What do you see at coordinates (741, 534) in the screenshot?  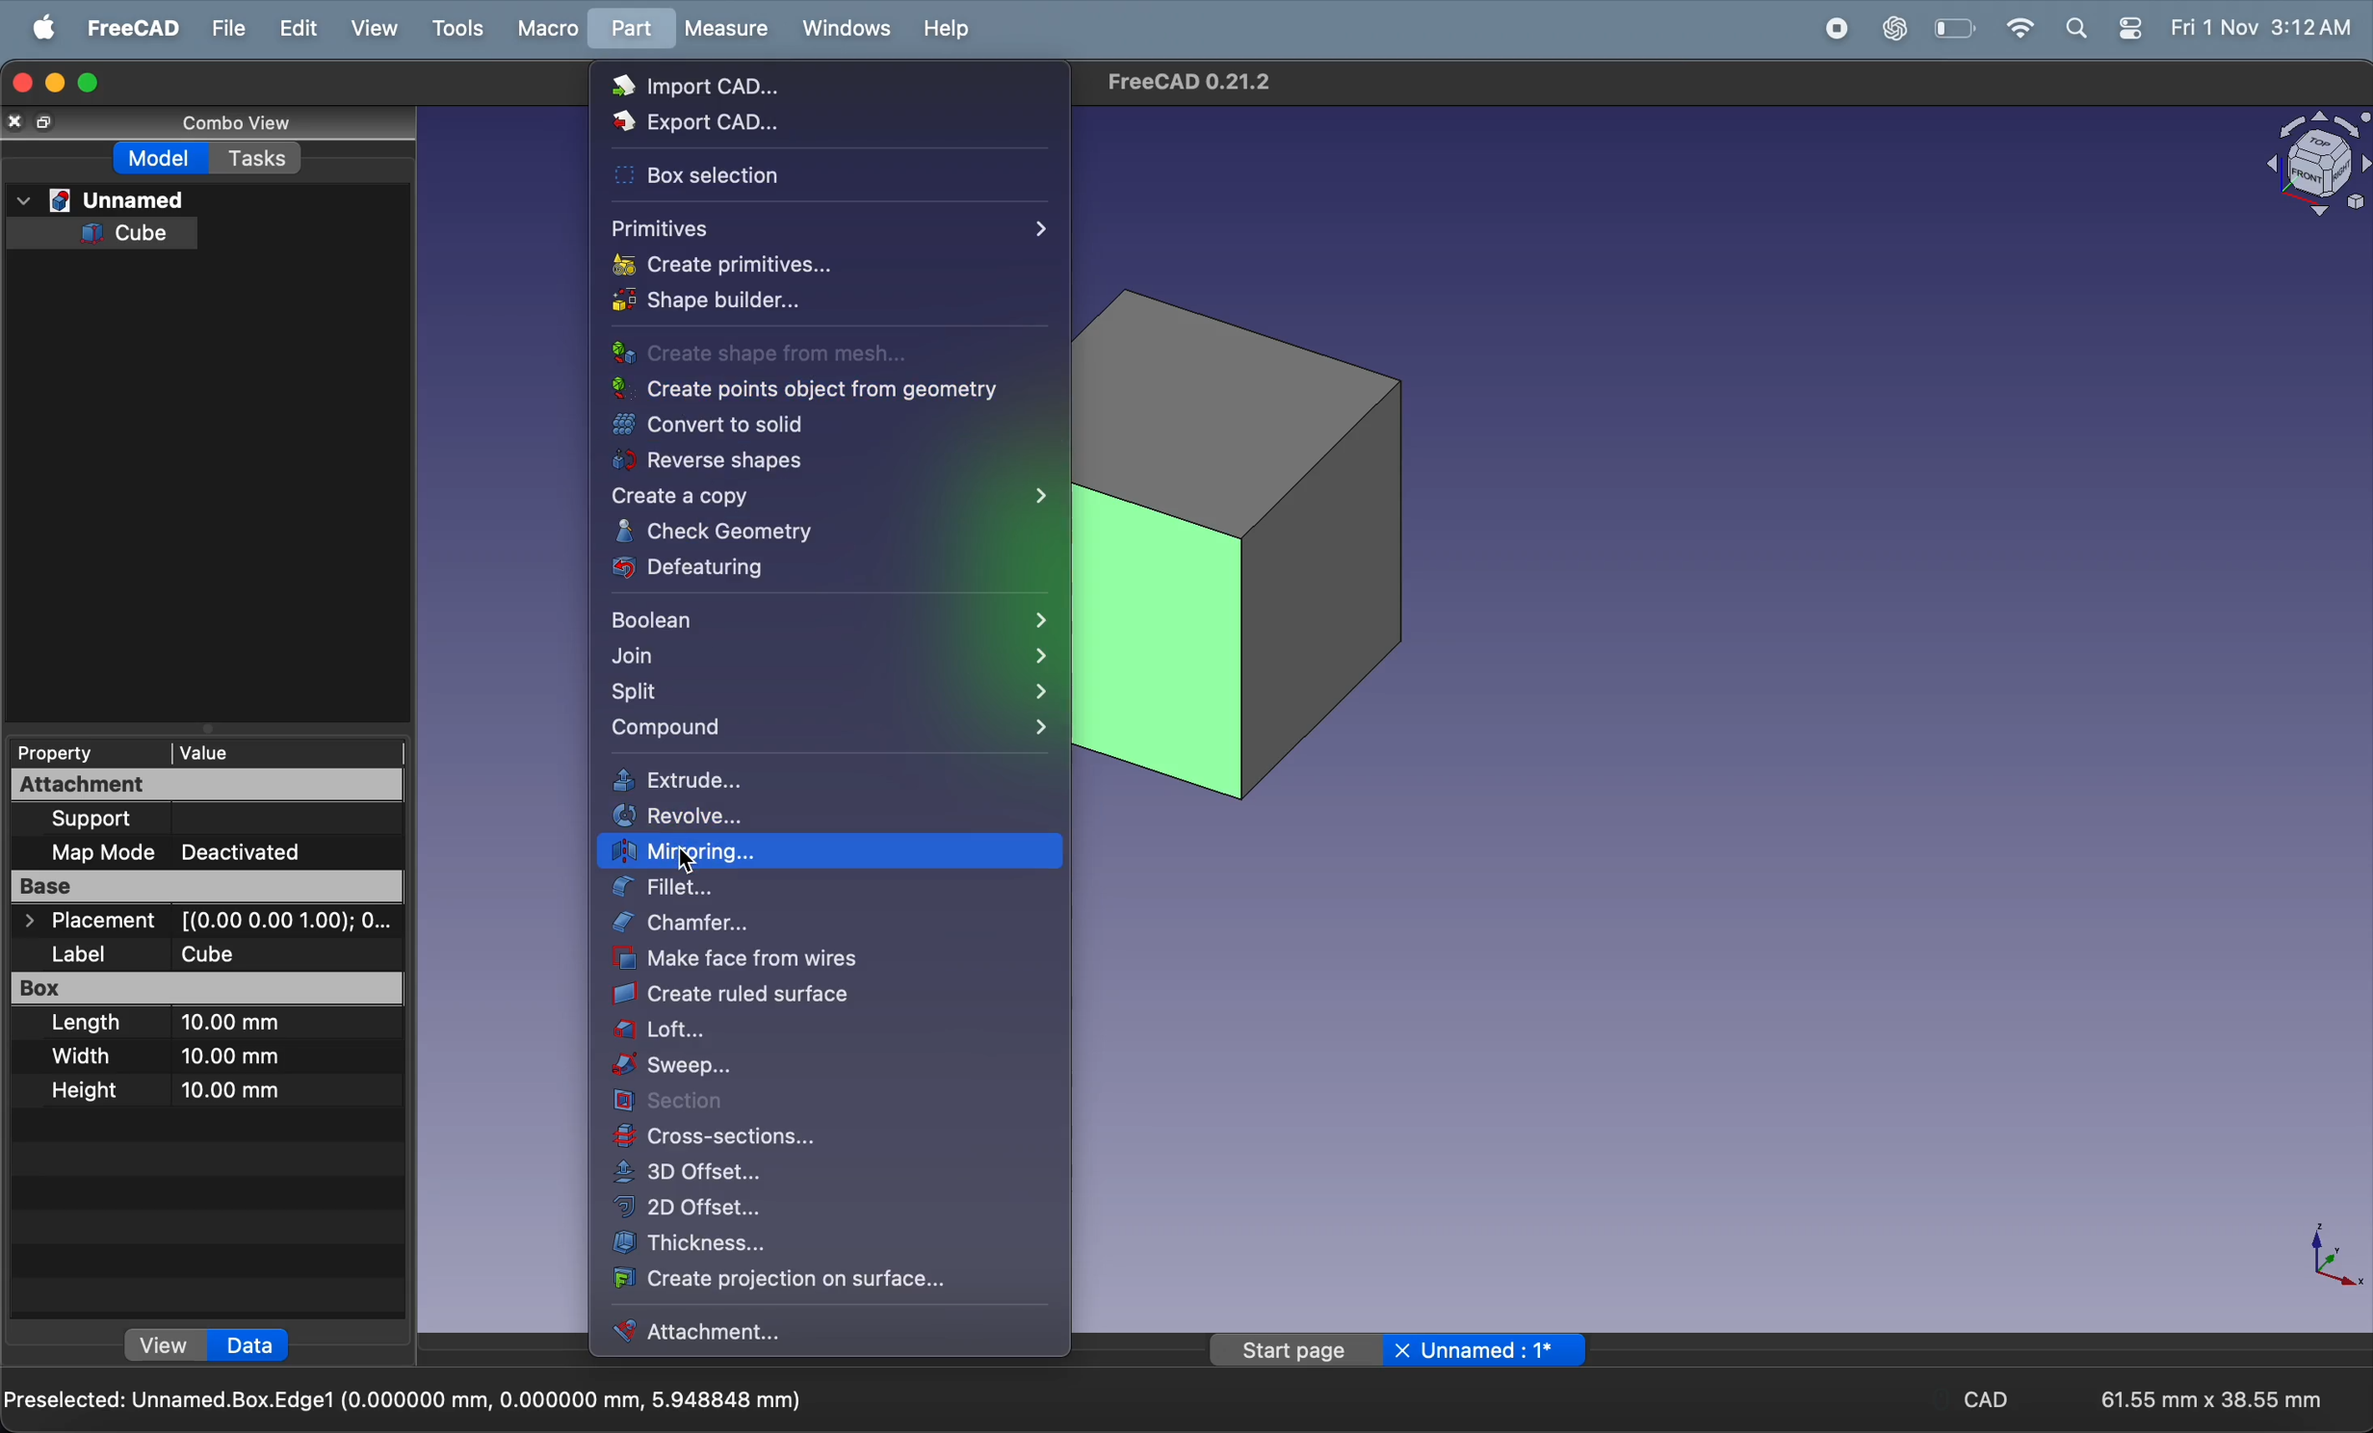 I see `check geometry` at bounding box center [741, 534].